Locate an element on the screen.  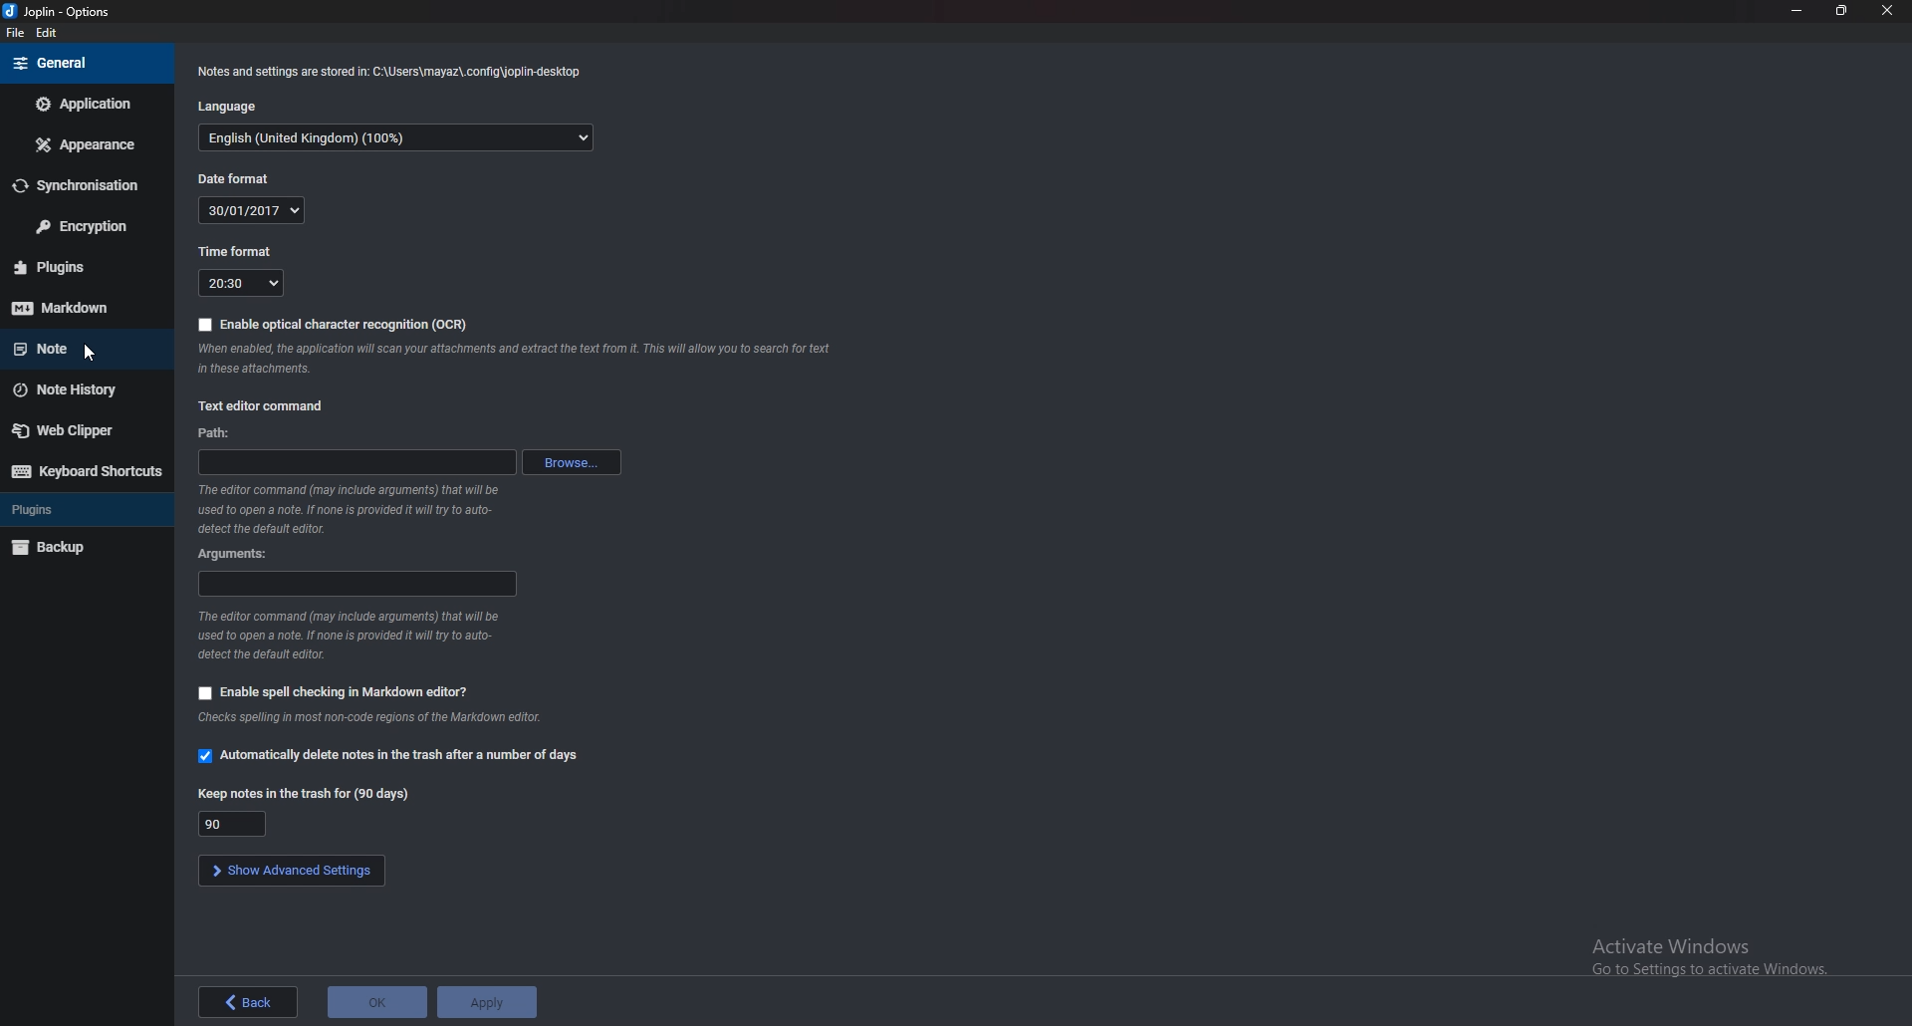
Time format is located at coordinates (237, 250).